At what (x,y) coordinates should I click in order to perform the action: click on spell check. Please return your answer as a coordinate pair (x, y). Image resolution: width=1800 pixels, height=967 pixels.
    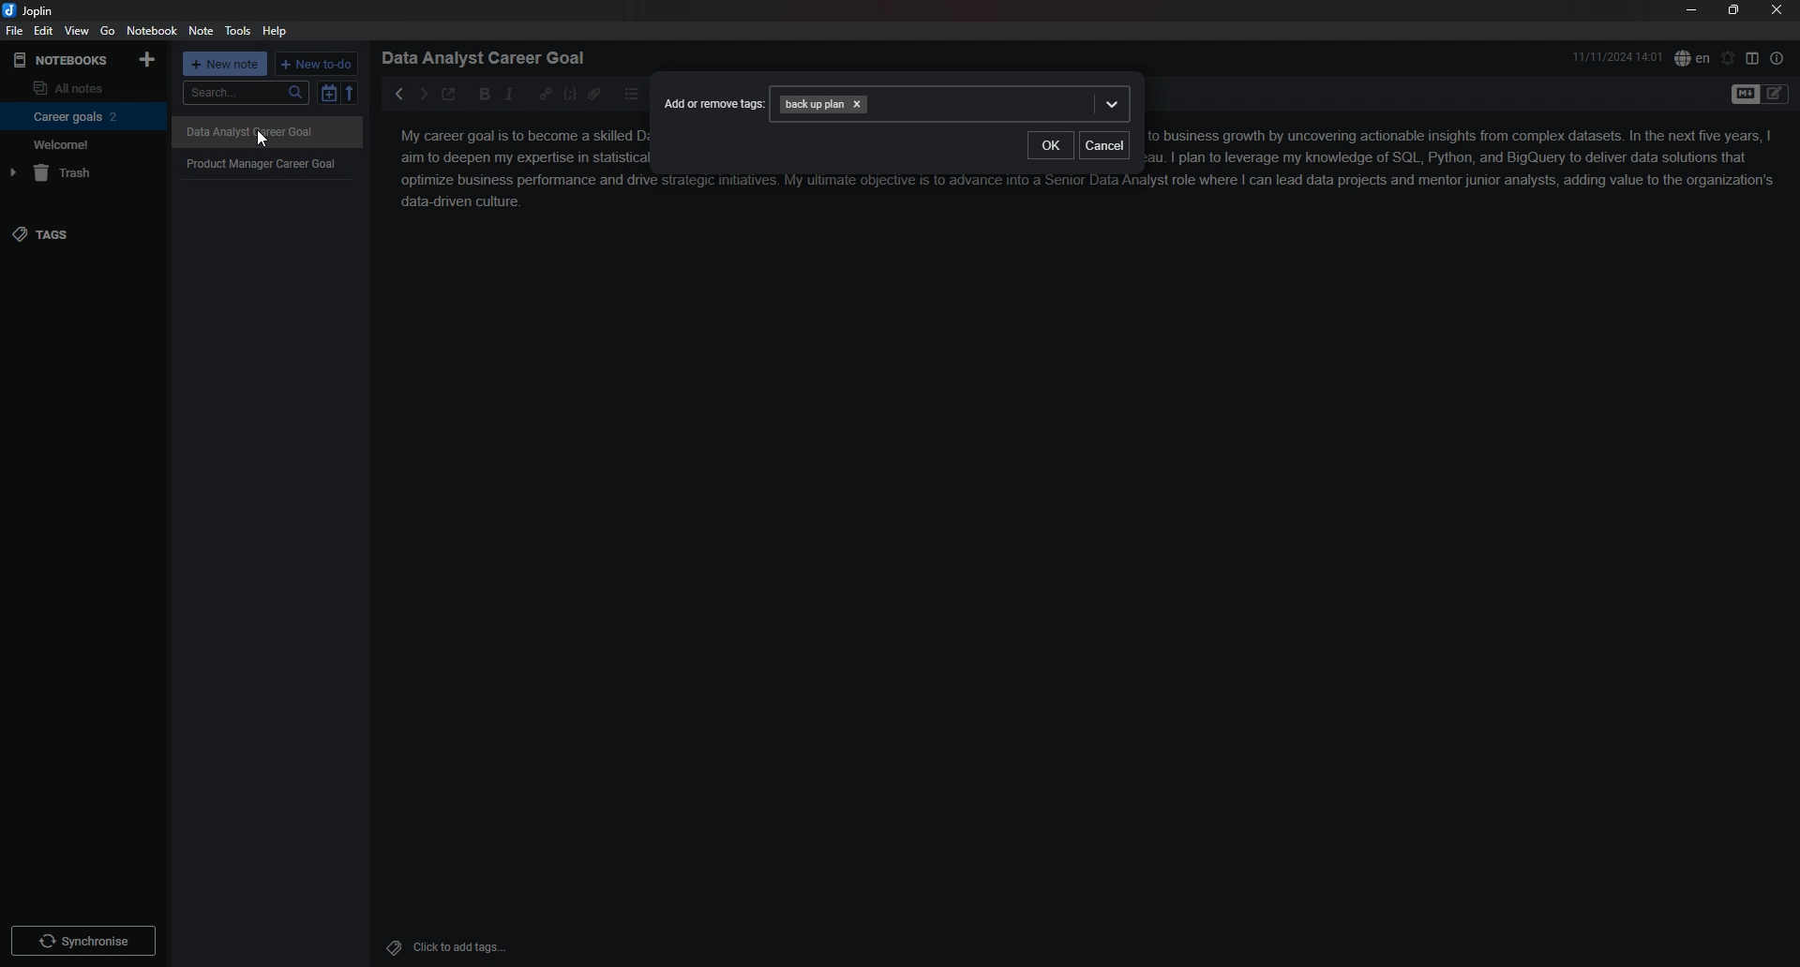
    Looking at the image, I should click on (1692, 58).